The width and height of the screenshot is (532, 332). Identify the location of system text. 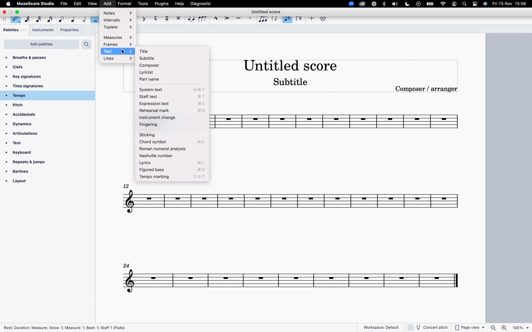
(172, 89).